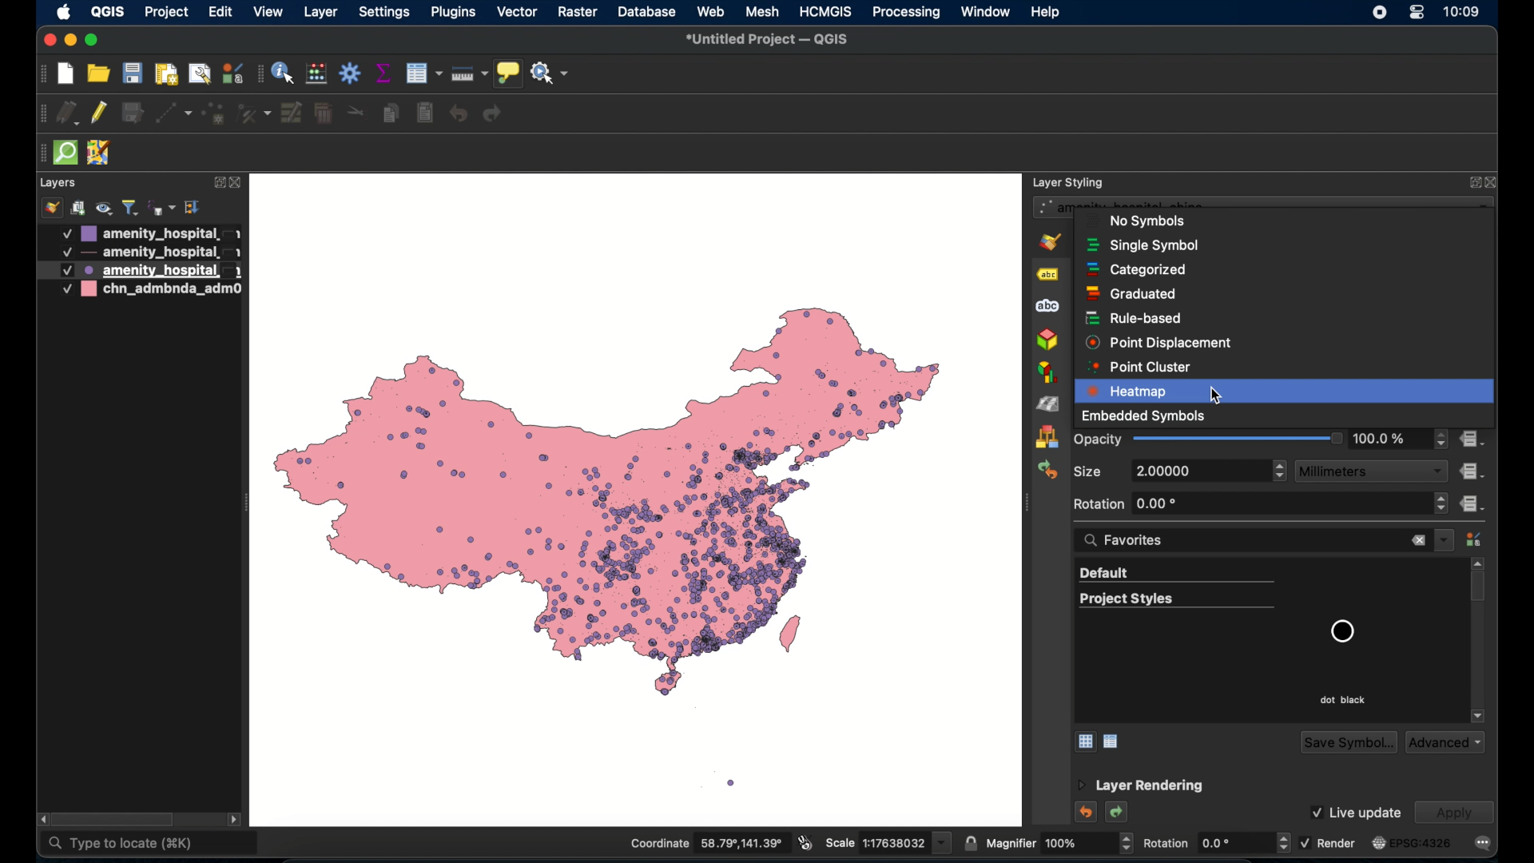 The width and height of the screenshot is (1534, 863). I want to click on add point feature, so click(216, 114).